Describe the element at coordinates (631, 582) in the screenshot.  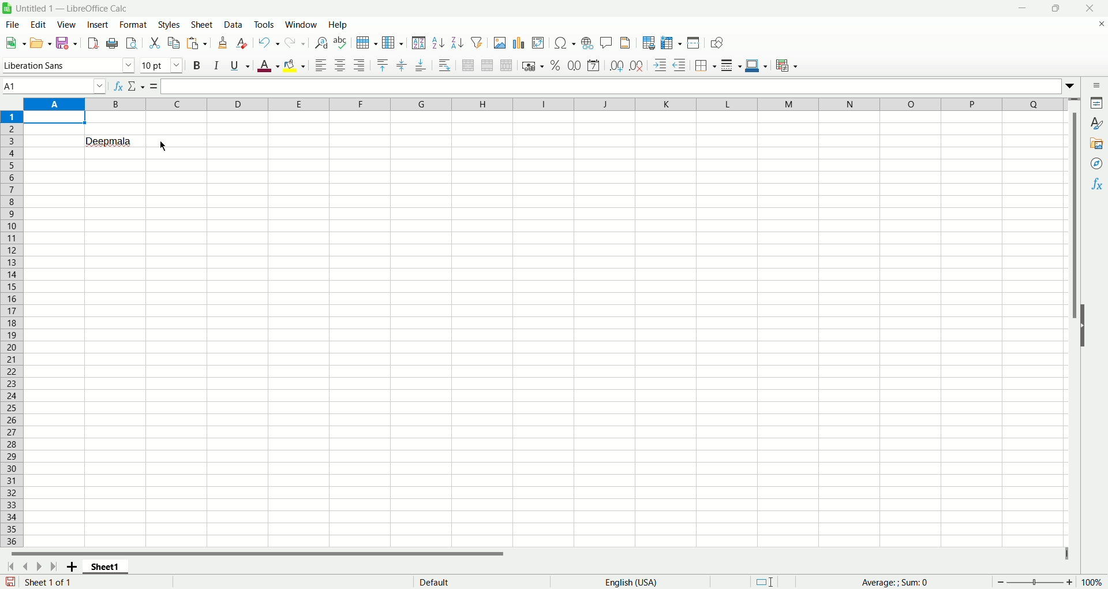
I see `Text language` at that location.